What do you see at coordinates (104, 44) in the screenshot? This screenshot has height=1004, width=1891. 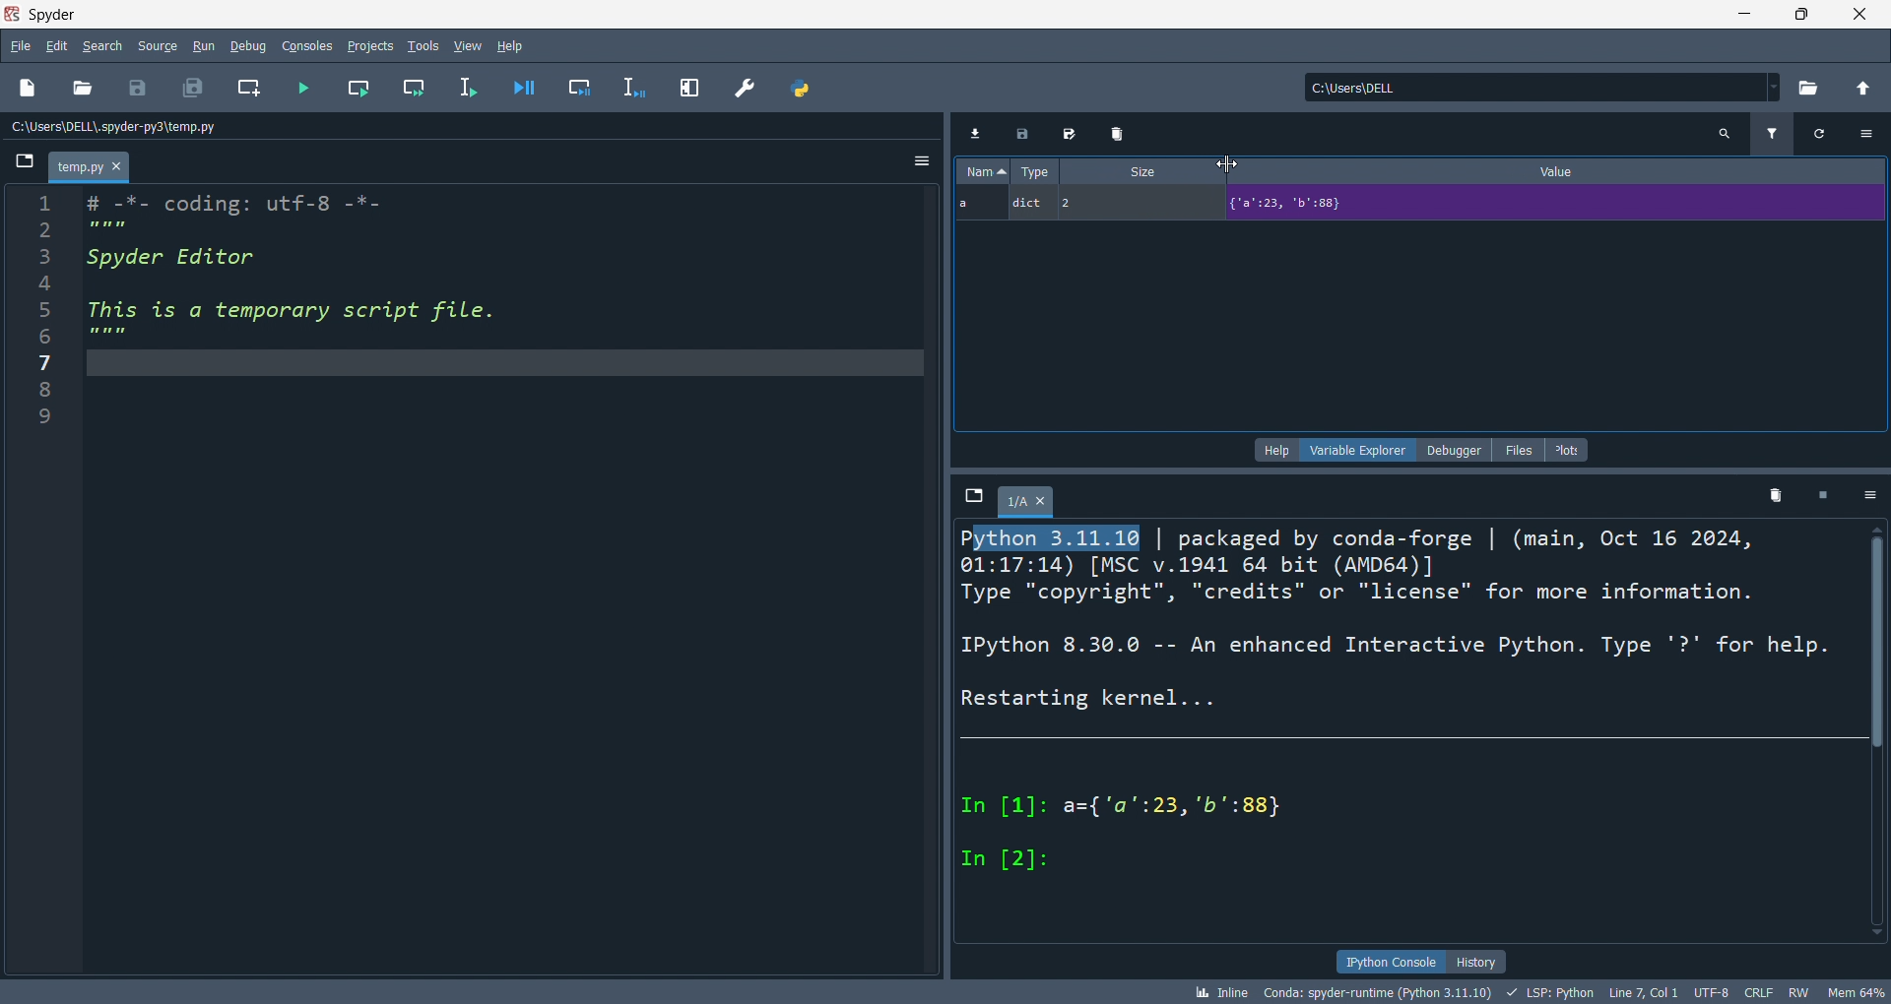 I see `search` at bounding box center [104, 44].